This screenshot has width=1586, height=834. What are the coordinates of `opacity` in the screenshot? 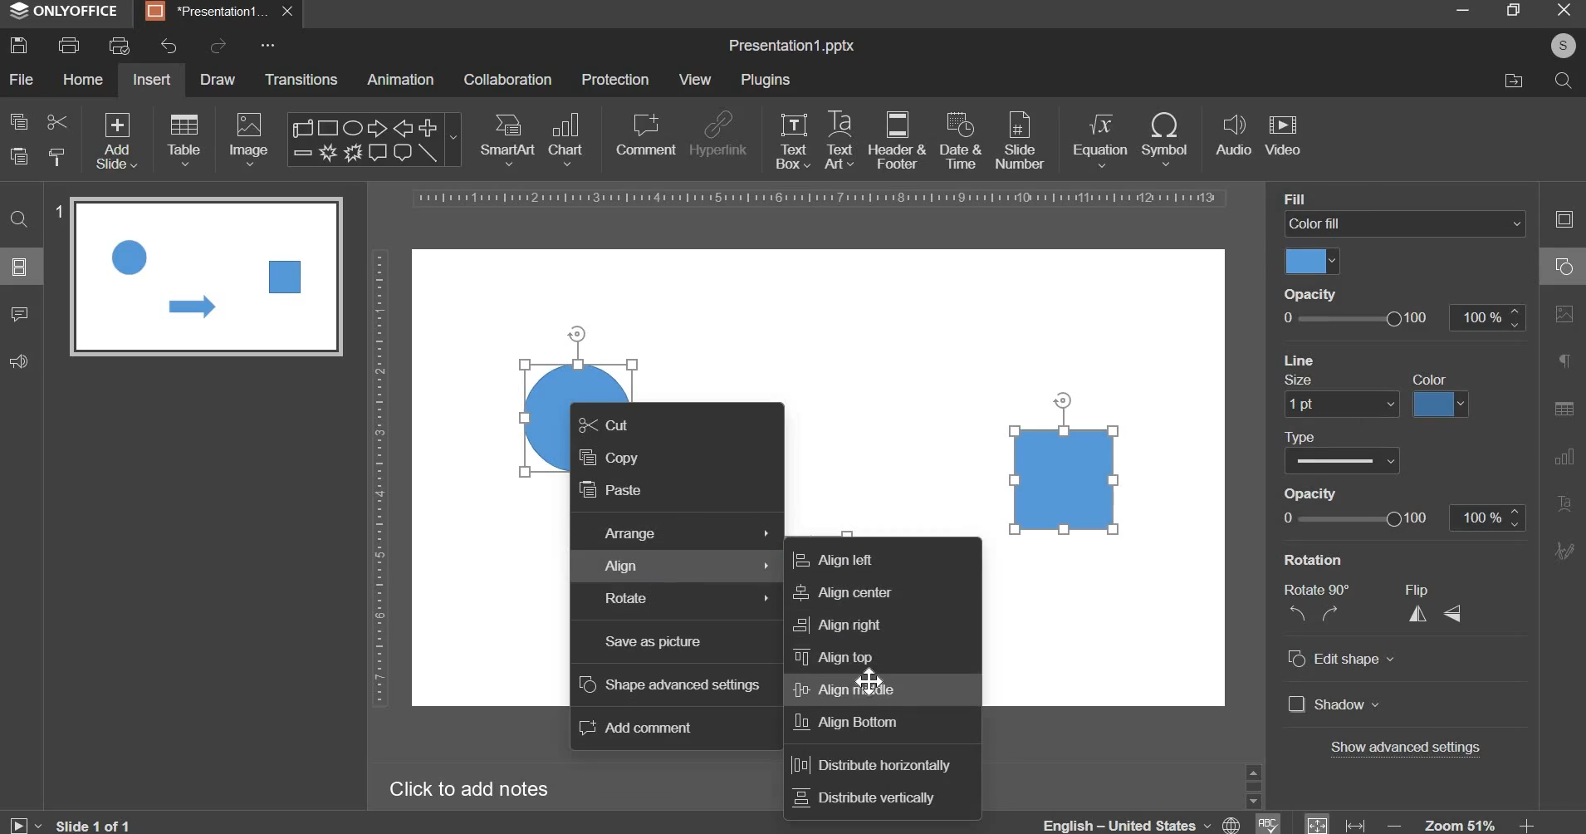 It's located at (1318, 292).